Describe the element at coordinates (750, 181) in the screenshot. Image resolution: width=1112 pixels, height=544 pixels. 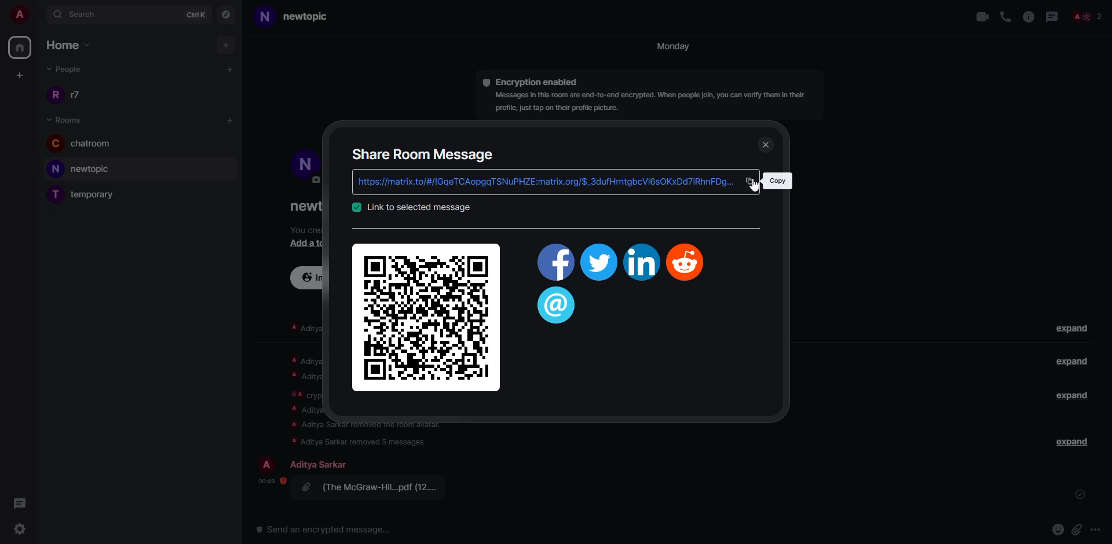
I see `copy` at that location.